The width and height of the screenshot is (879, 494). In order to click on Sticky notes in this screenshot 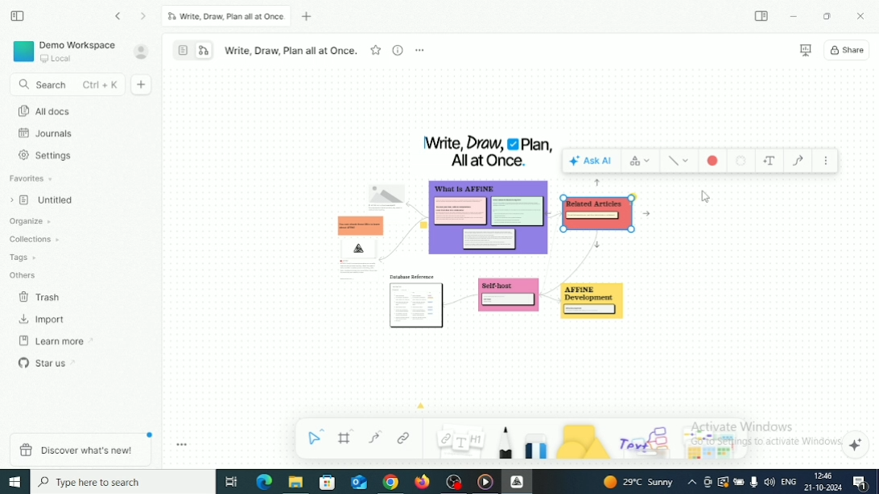, I will do `click(509, 298)`.